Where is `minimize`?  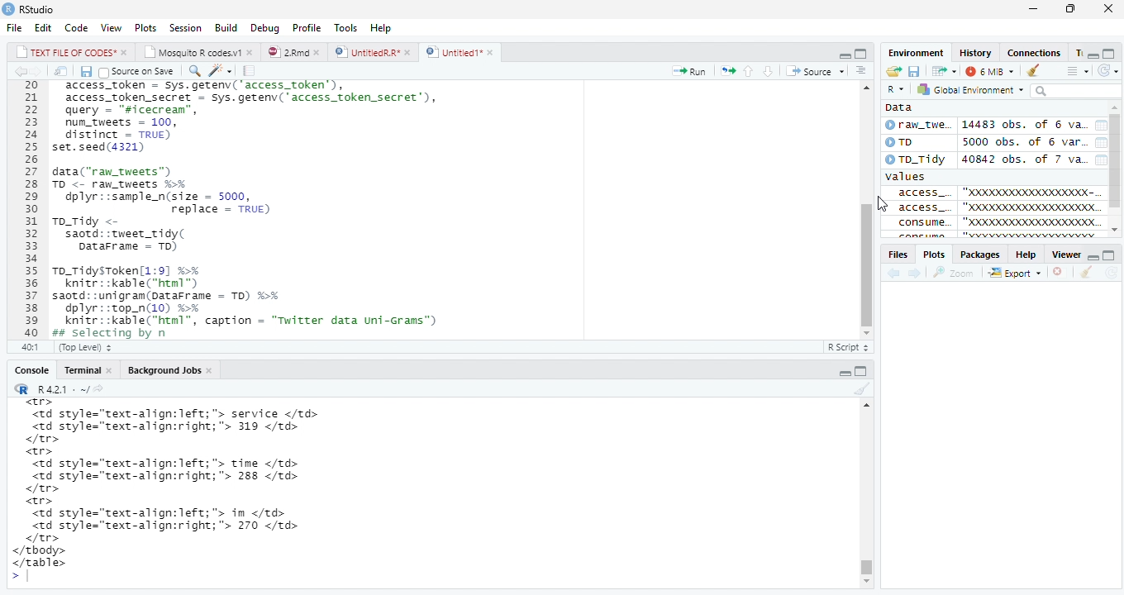
minimize is located at coordinates (1035, 9).